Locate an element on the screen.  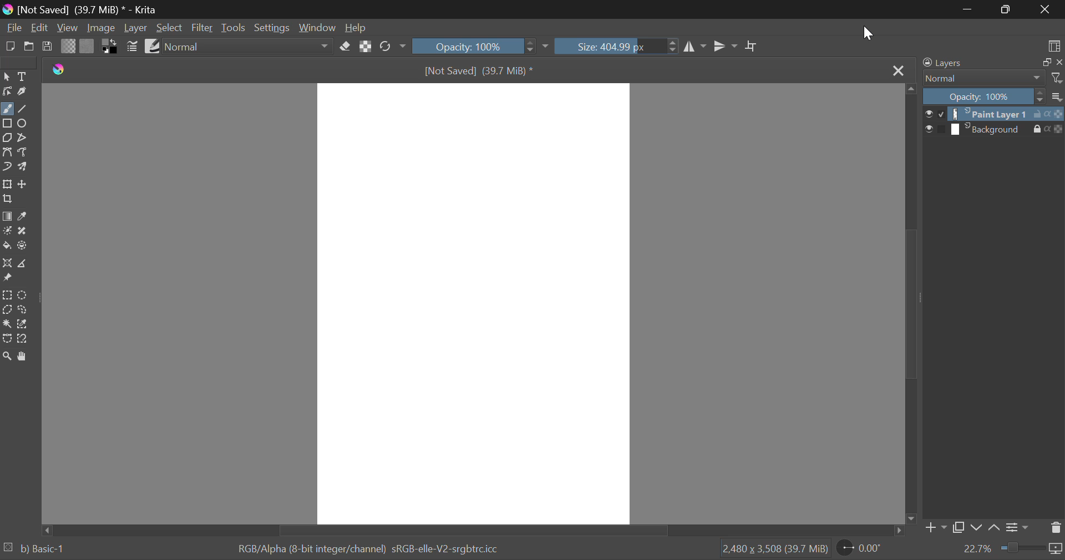
Lock Alpha is located at coordinates (366, 47).